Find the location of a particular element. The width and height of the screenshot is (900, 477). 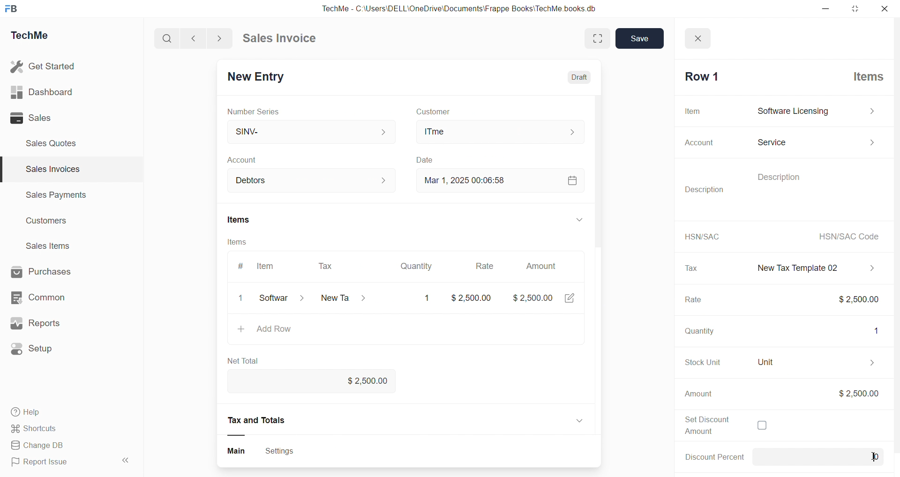

Purchases is located at coordinates (50, 271).